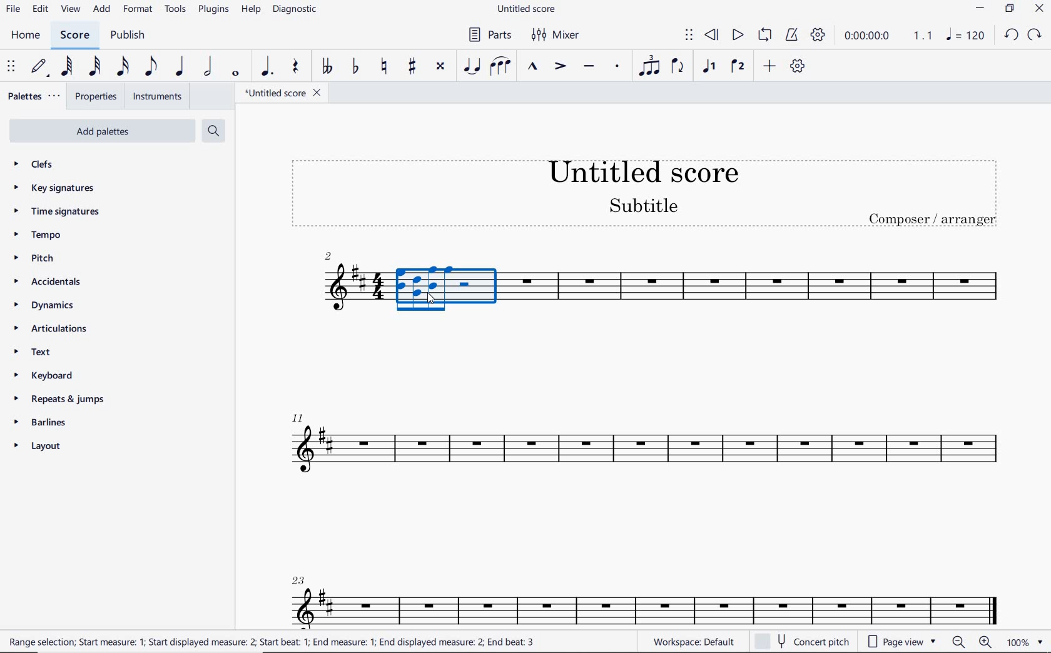  What do you see at coordinates (489, 34) in the screenshot?
I see `PARTS` at bounding box center [489, 34].